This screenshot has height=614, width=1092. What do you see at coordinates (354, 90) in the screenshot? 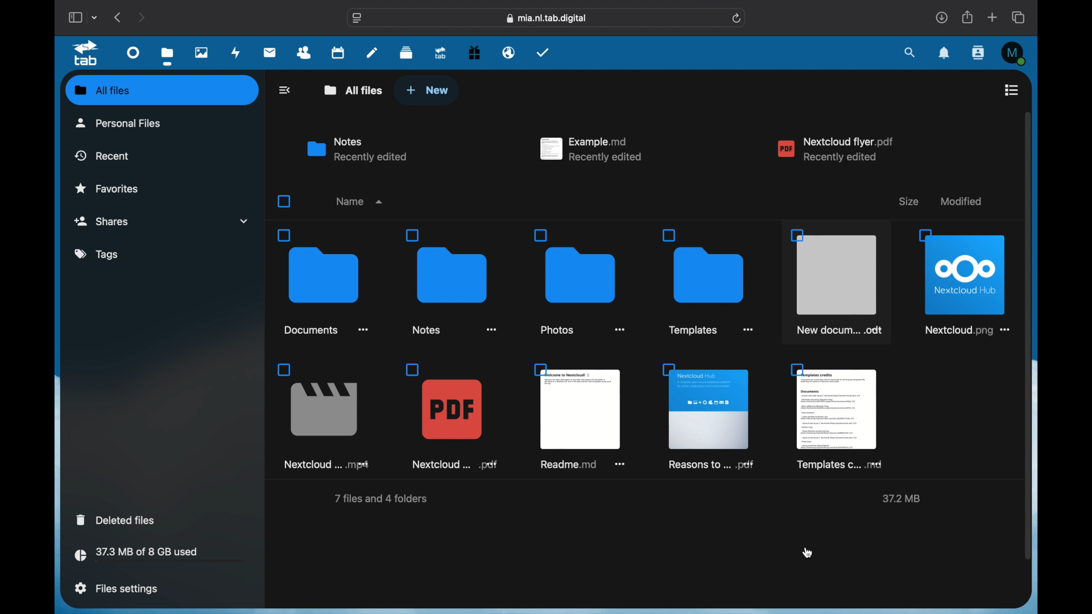
I see `all files` at bounding box center [354, 90].